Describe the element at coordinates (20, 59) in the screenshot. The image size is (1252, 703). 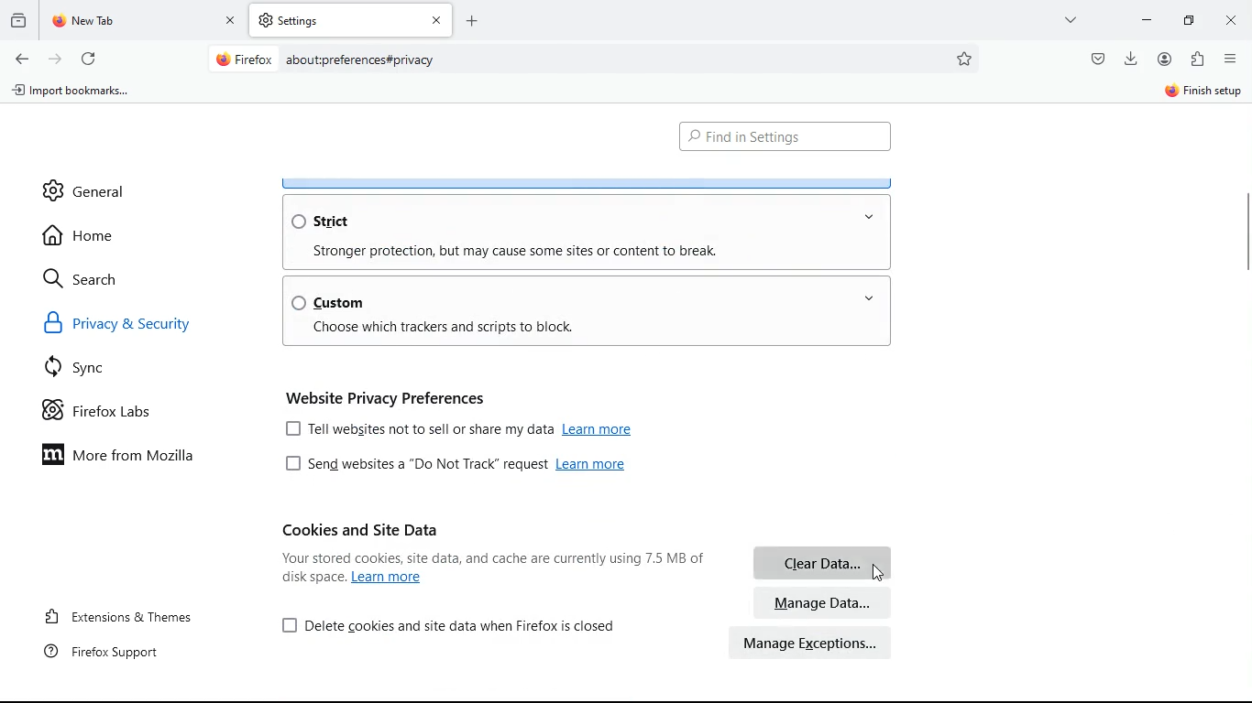
I see `back` at that location.